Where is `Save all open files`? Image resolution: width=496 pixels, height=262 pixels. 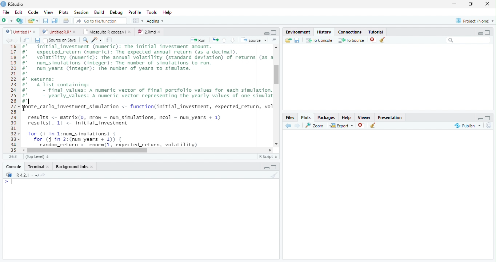
Save all open files is located at coordinates (54, 21).